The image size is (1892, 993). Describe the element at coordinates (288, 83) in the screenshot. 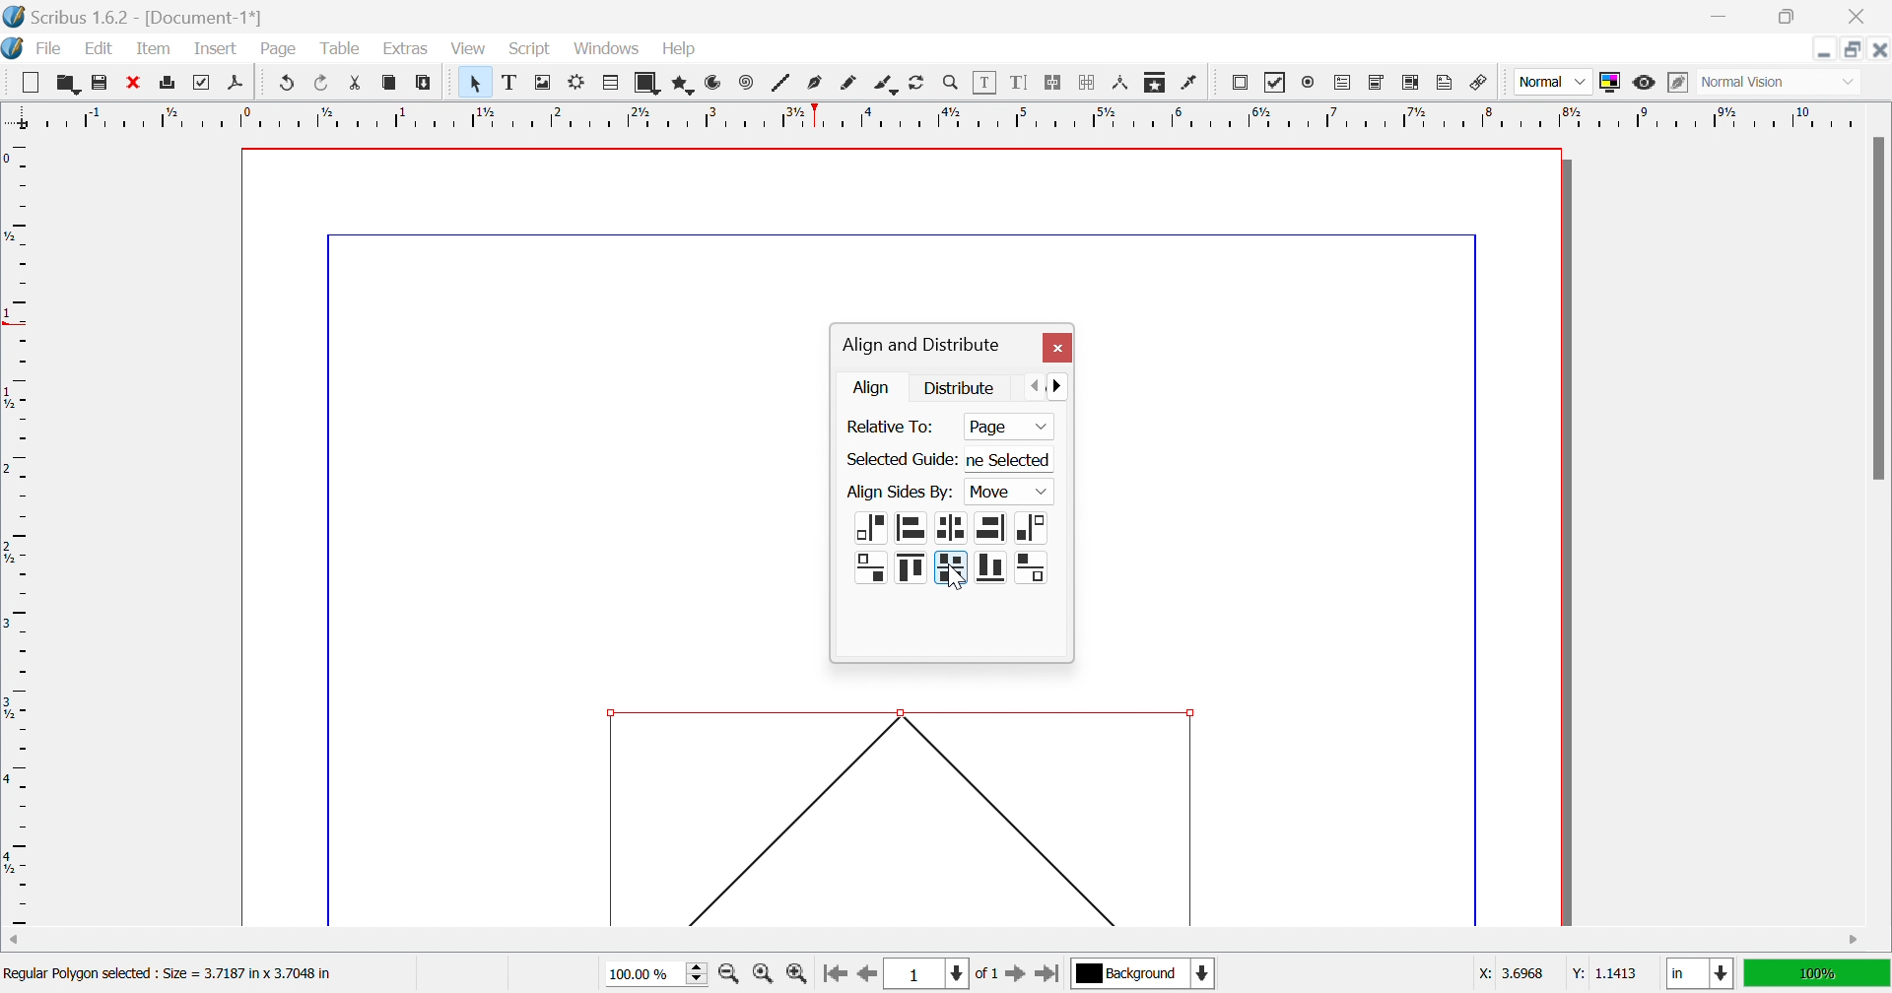

I see `Undo` at that location.